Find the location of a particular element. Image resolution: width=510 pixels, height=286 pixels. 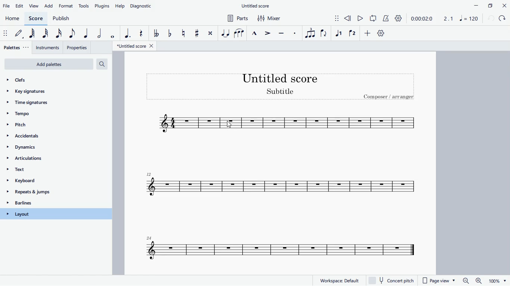

64th note is located at coordinates (34, 34).